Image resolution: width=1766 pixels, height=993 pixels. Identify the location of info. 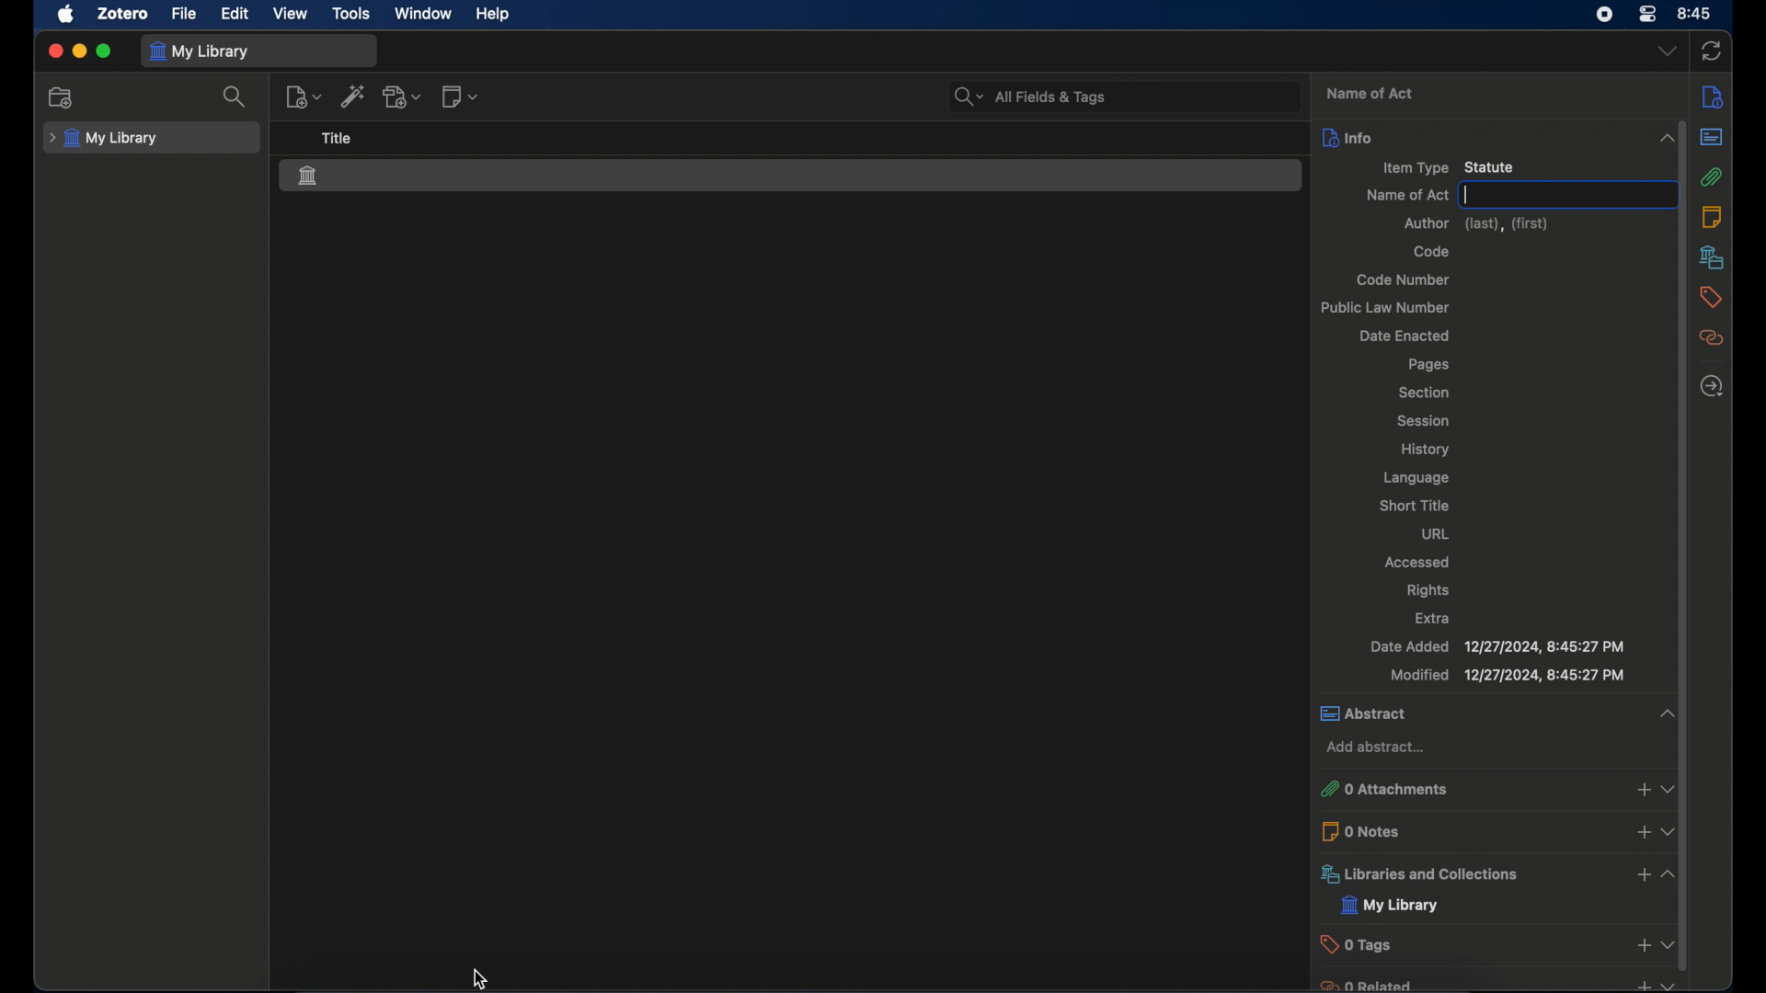
(1714, 97).